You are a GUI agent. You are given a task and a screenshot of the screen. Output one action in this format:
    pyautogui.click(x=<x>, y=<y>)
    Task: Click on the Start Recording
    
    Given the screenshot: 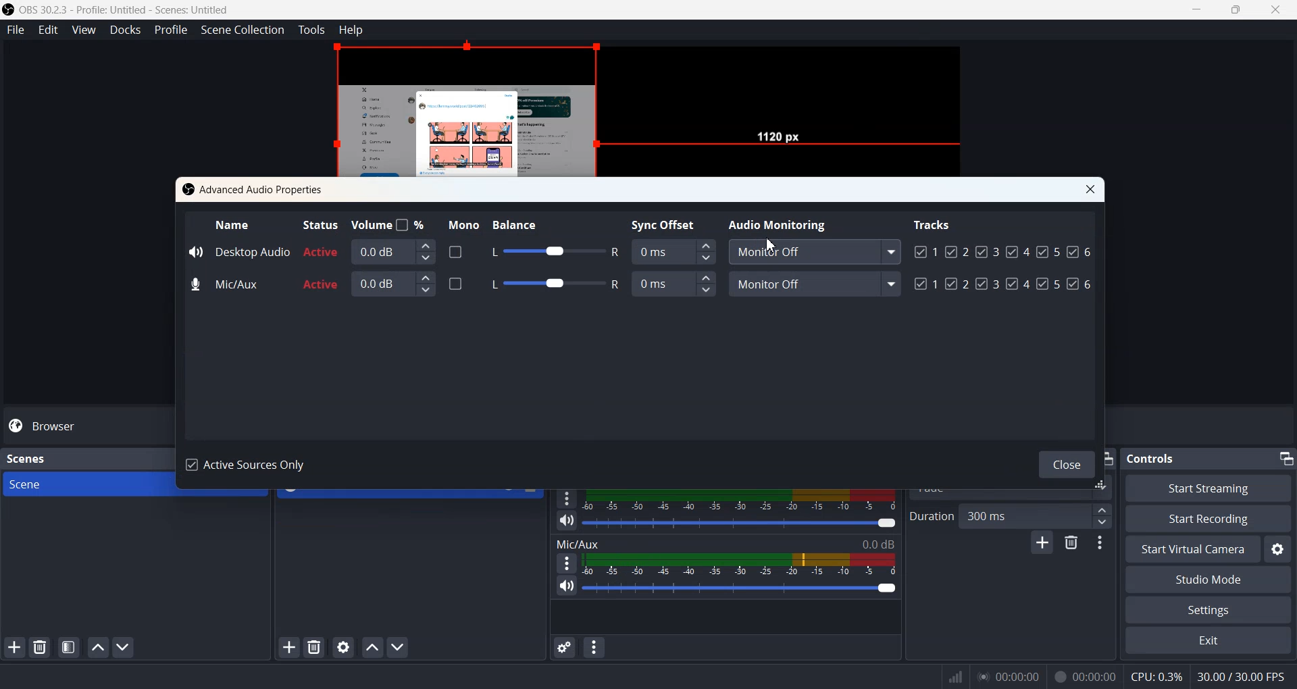 What is the action you would take?
    pyautogui.click(x=1208, y=518)
    